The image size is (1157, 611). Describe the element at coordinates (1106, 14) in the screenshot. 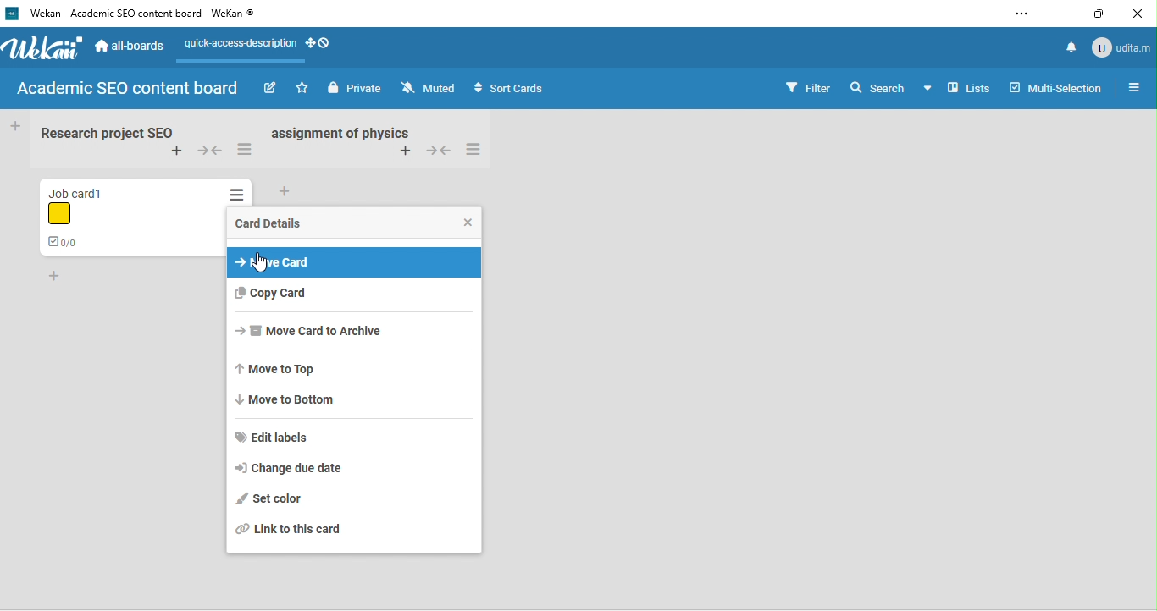

I see `maximize` at that location.